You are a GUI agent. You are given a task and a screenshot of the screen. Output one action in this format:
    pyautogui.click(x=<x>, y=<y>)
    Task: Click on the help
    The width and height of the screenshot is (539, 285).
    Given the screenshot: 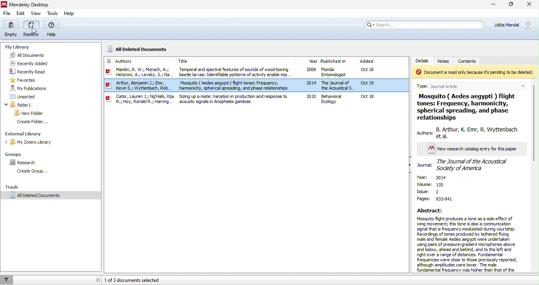 What is the action you would take?
    pyautogui.click(x=69, y=14)
    